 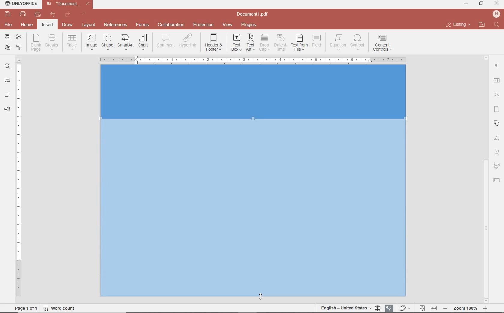 What do you see at coordinates (497, 25) in the screenshot?
I see `find` at bounding box center [497, 25].